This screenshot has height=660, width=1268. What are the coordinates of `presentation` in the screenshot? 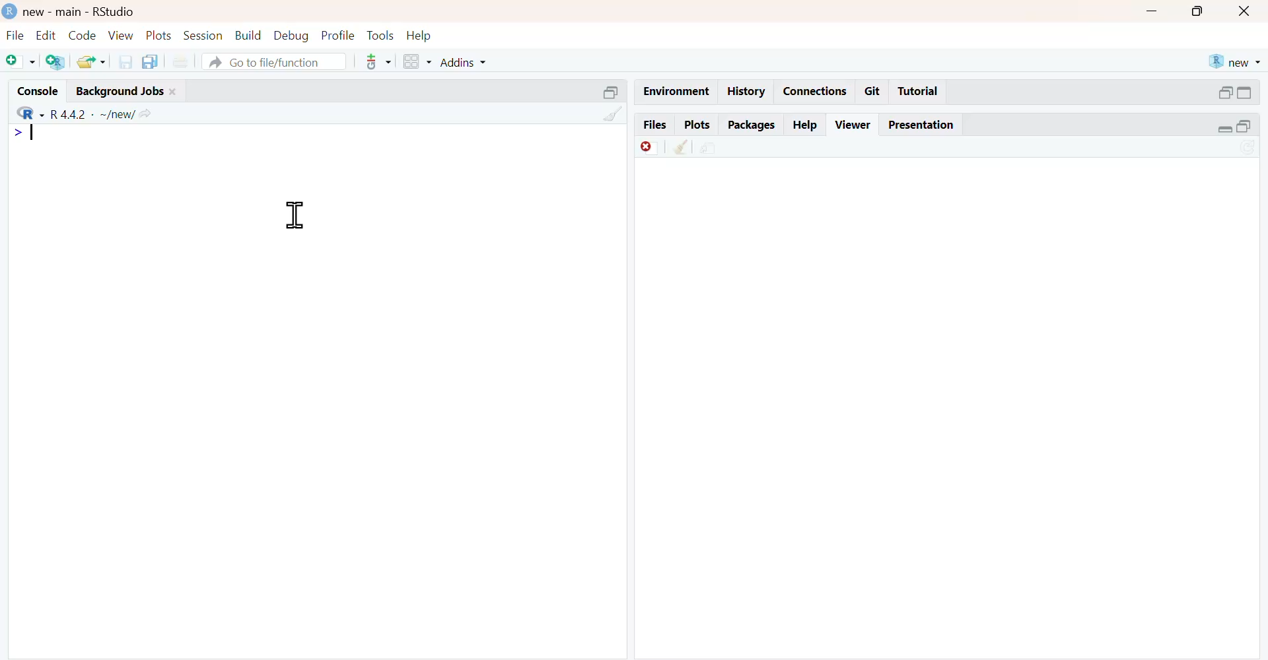 It's located at (925, 126).